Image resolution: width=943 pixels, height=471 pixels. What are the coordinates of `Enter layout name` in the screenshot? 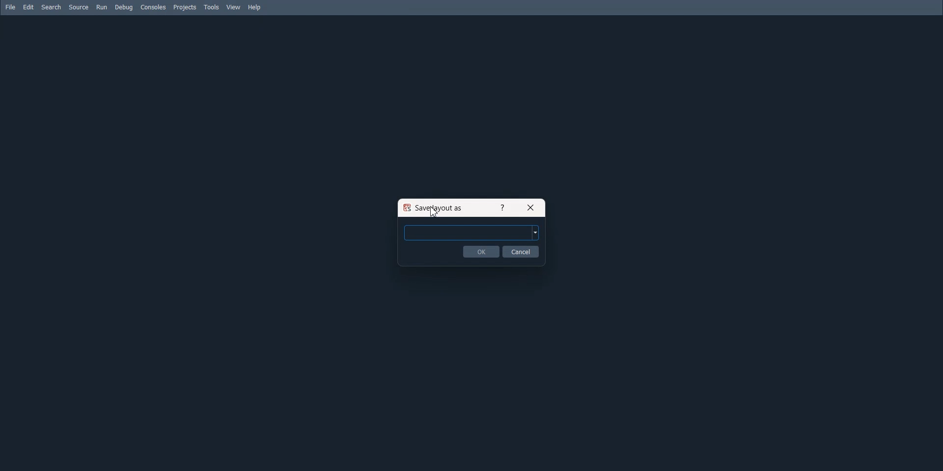 It's located at (472, 232).